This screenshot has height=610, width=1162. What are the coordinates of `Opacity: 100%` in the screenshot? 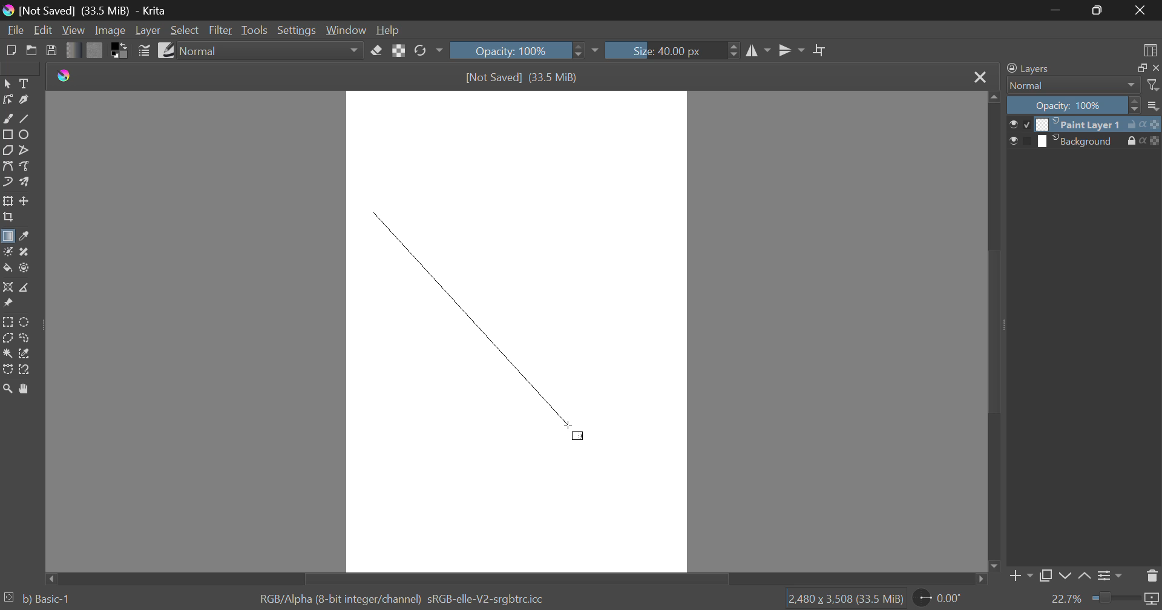 It's located at (522, 50).